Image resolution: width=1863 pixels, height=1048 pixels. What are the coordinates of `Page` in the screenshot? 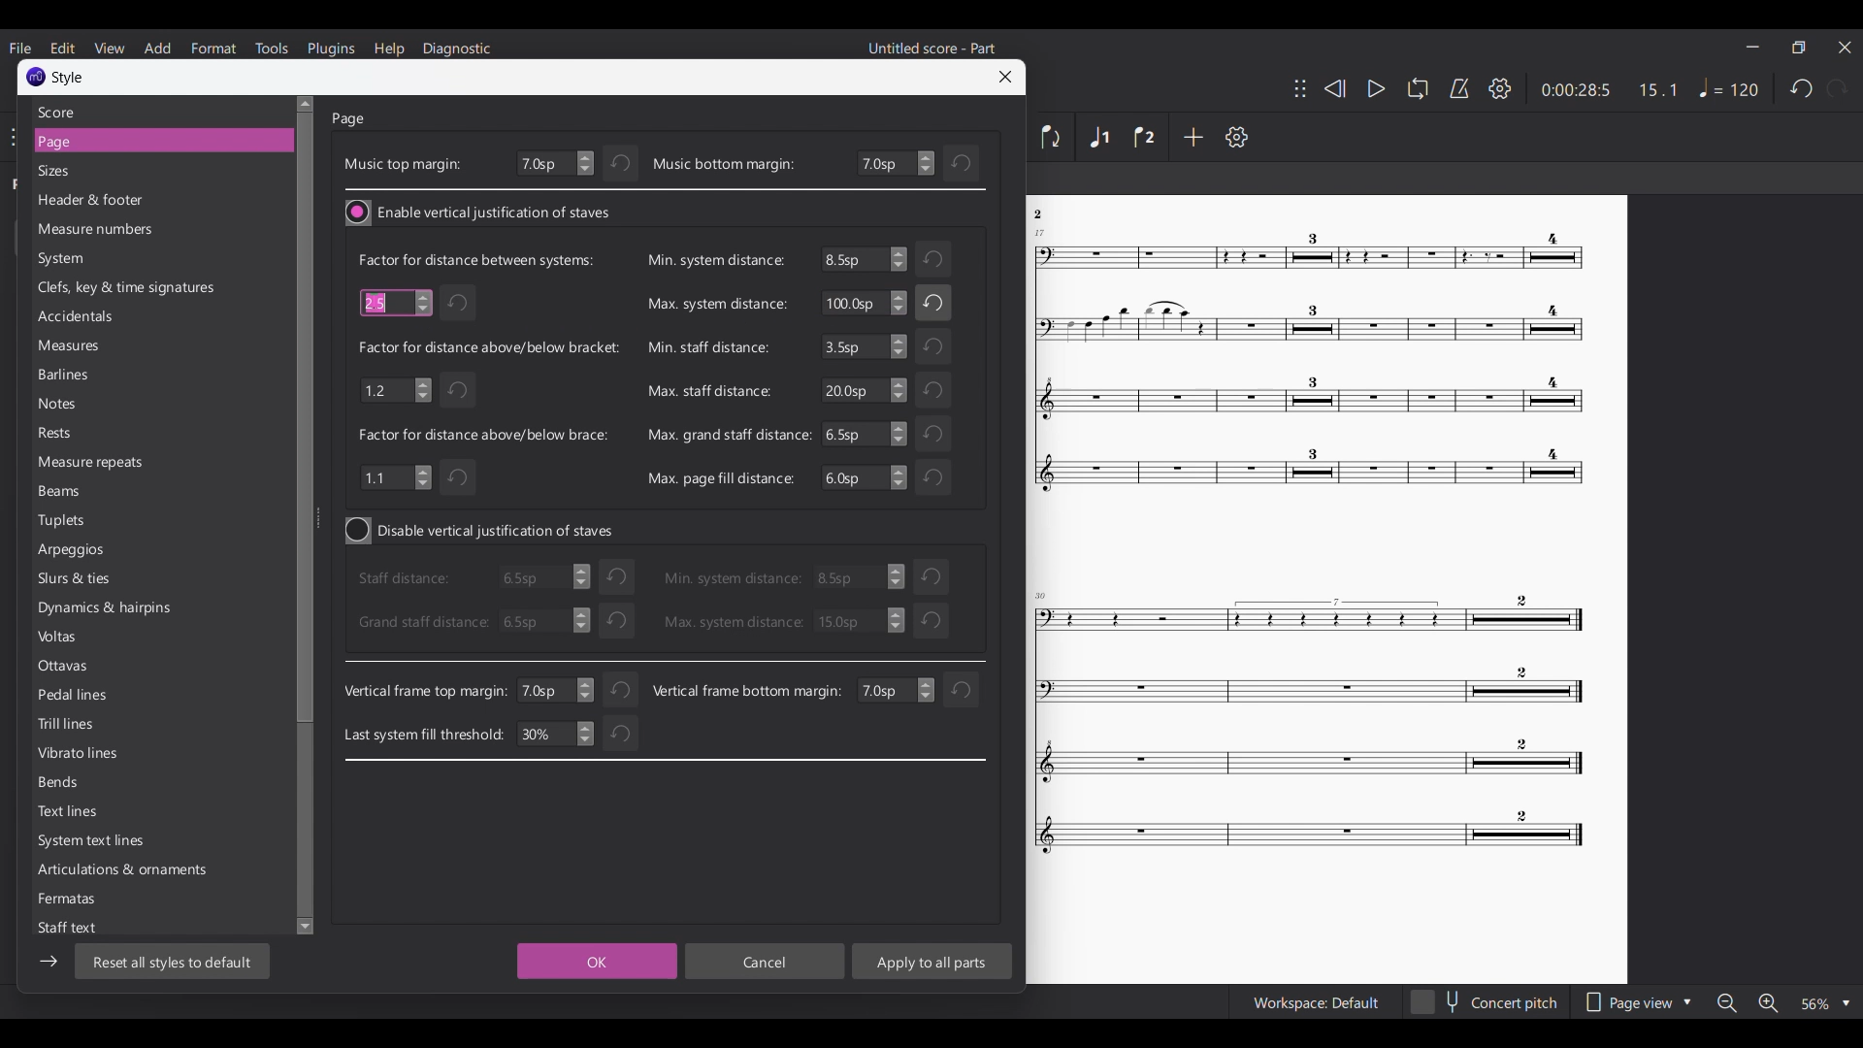 It's located at (149, 142).